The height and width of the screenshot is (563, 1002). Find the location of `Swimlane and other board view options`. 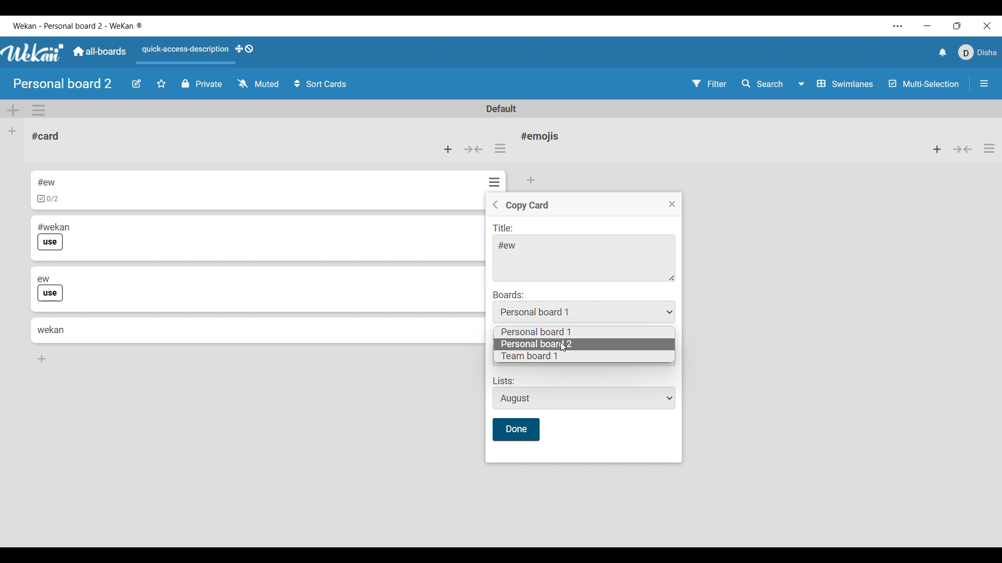

Swimlane and other board view options is located at coordinates (837, 84).